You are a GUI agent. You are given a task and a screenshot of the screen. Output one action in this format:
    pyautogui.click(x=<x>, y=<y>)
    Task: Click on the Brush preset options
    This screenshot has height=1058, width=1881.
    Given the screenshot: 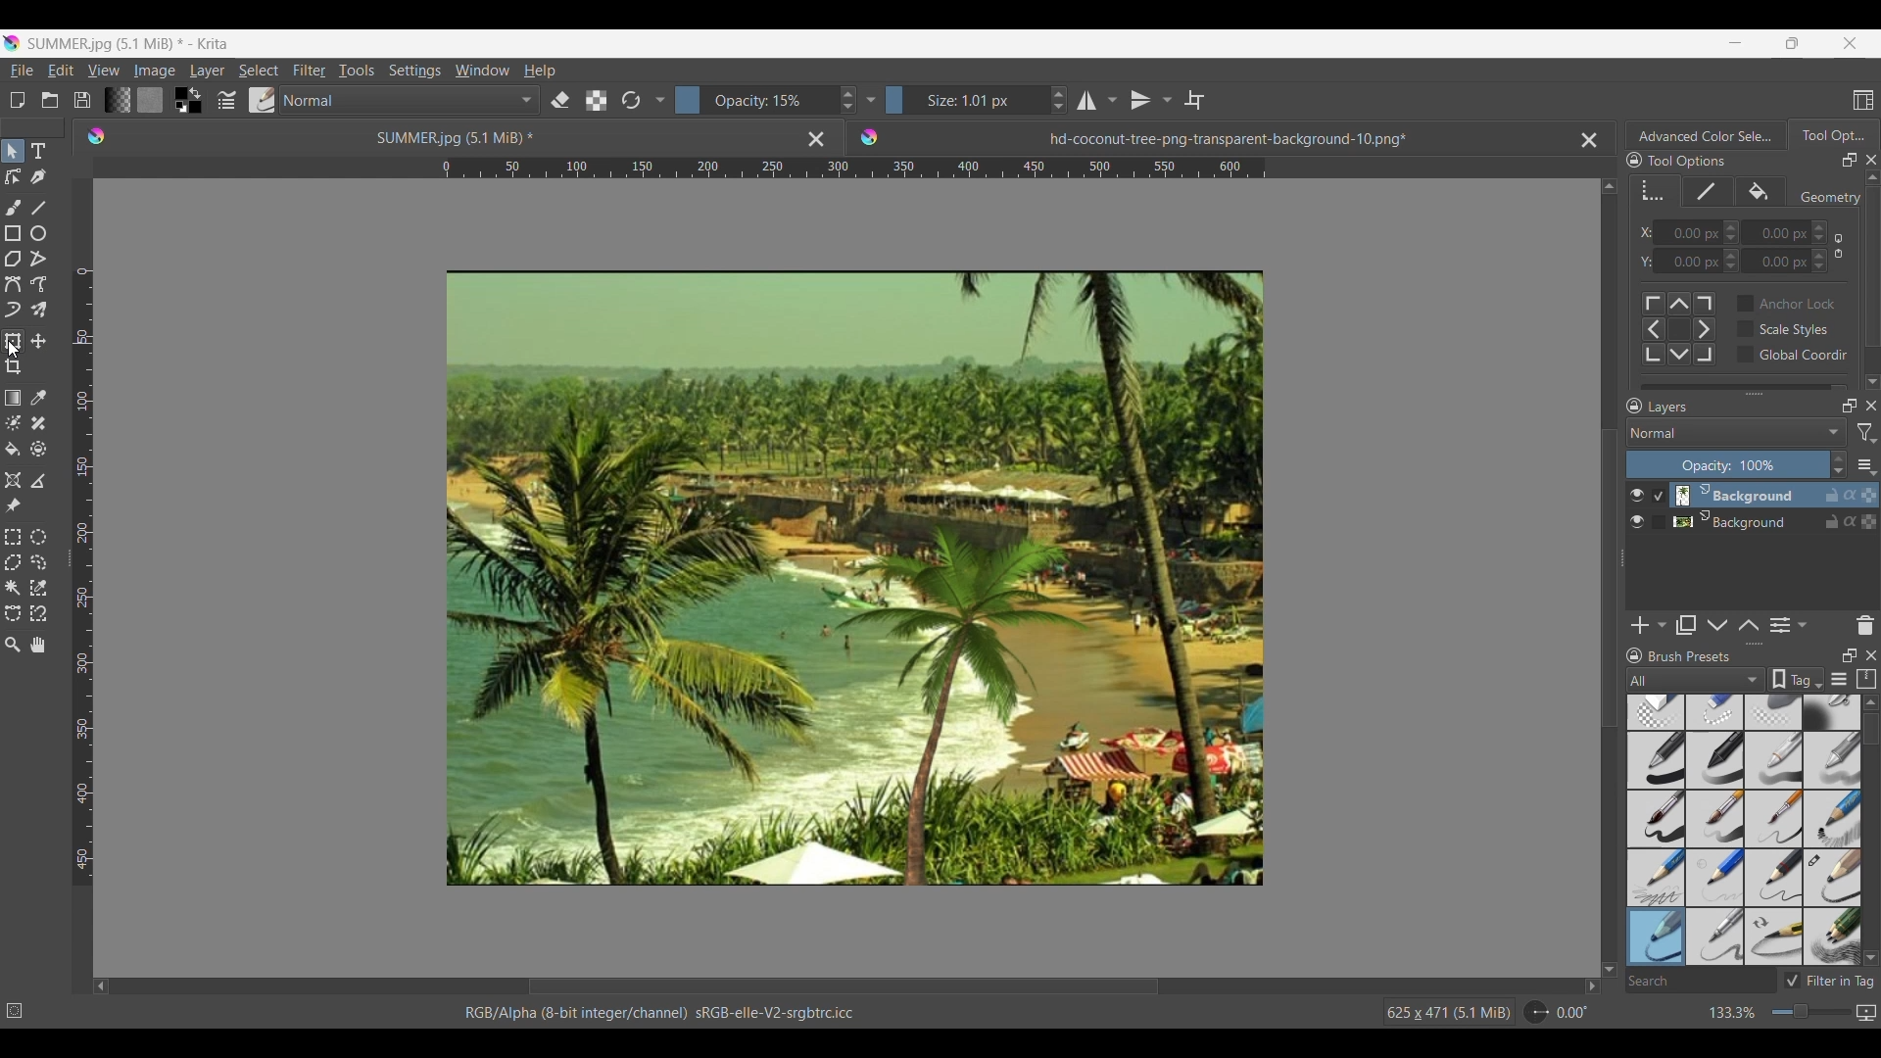 What is the action you would take?
    pyautogui.click(x=1633, y=680)
    